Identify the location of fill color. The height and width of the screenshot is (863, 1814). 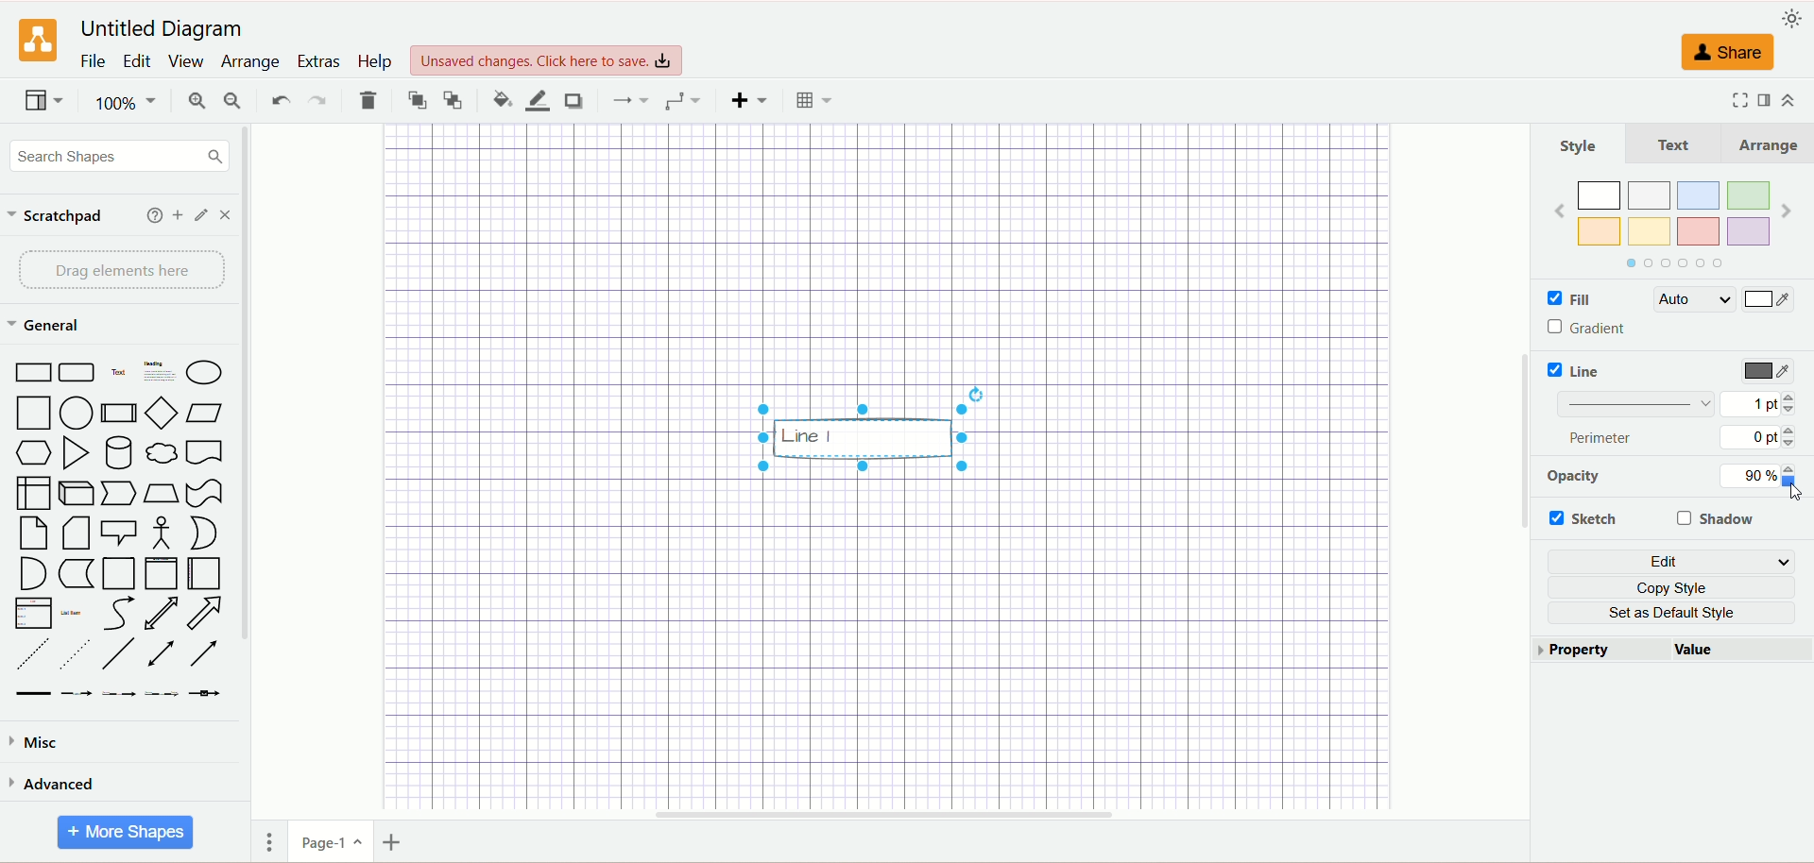
(495, 97).